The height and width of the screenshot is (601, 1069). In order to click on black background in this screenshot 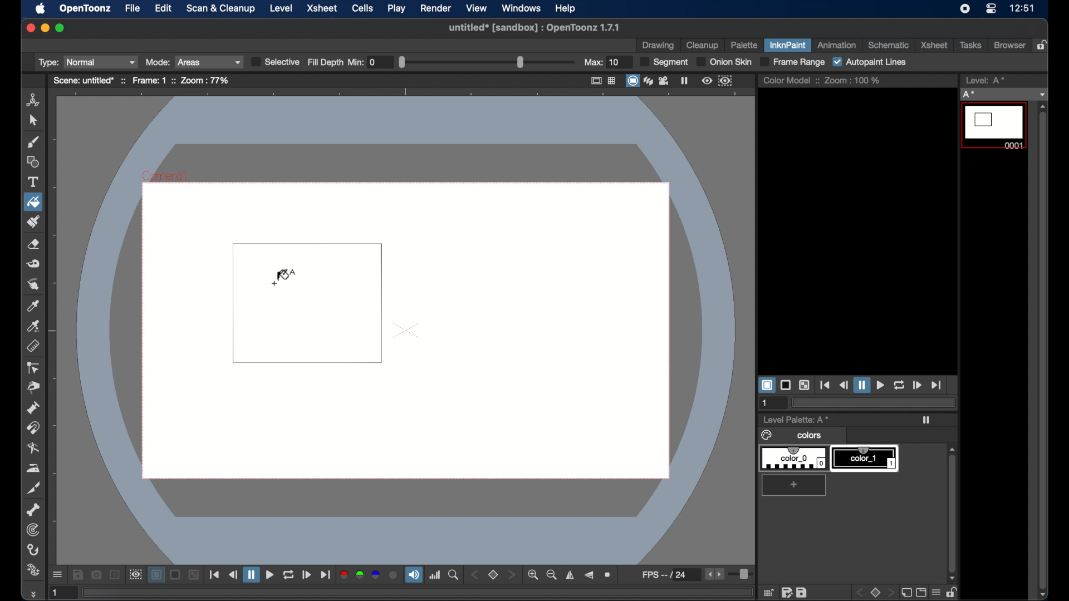, I will do `click(786, 385)`.